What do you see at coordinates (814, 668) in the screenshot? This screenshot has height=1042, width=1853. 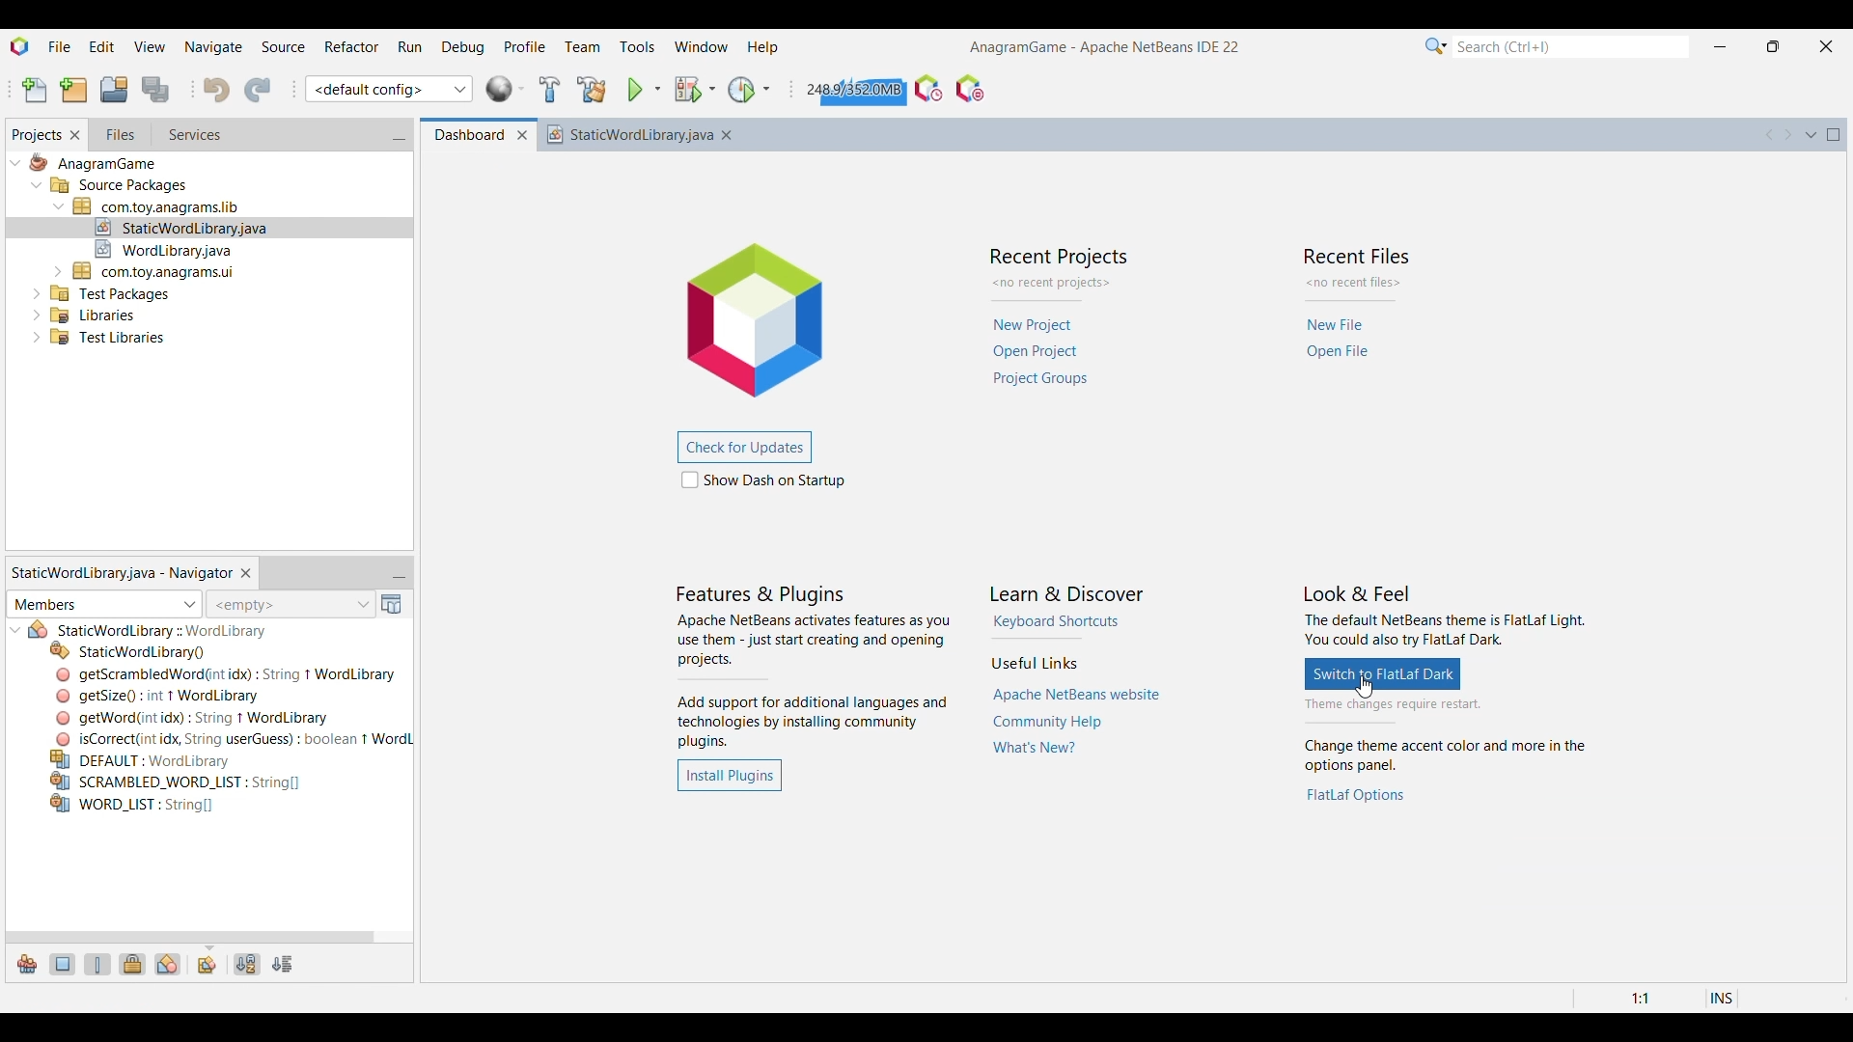 I see `Title and description of Features and Plugins` at bounding box center [814, 668].